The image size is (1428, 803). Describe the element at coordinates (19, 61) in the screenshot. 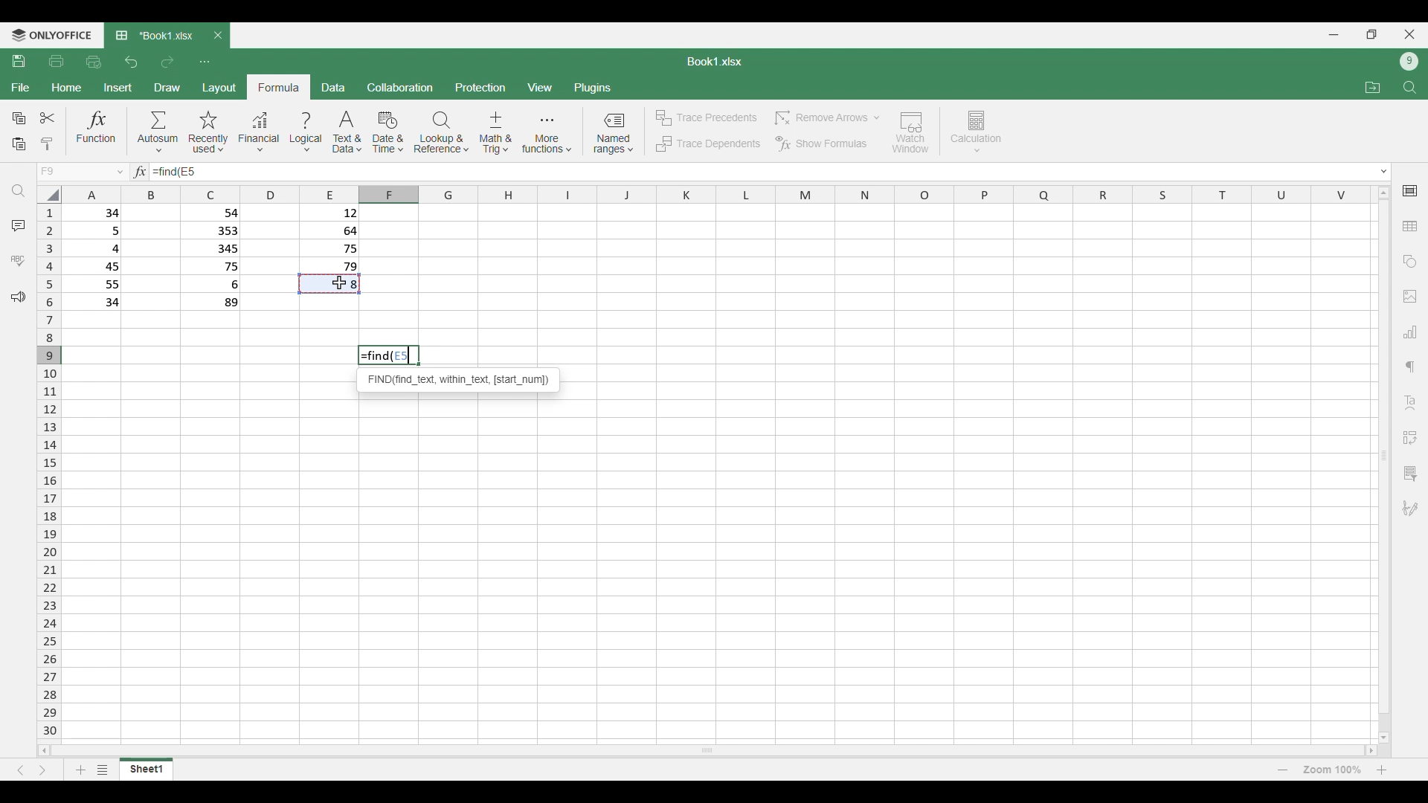

I see `Save` at that location.